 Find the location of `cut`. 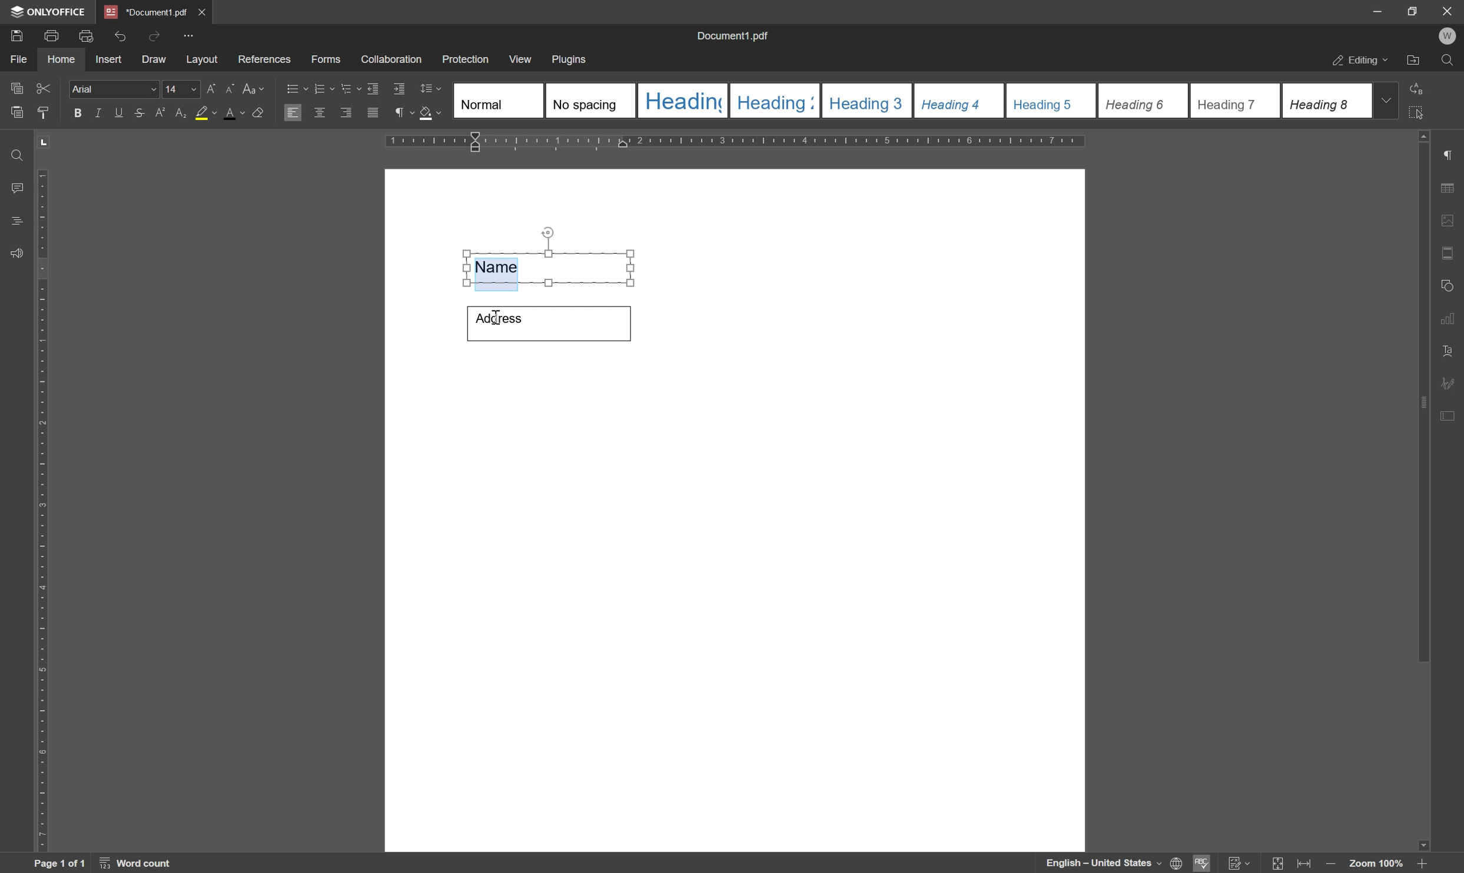

cut is located at coordinates (43, 87).